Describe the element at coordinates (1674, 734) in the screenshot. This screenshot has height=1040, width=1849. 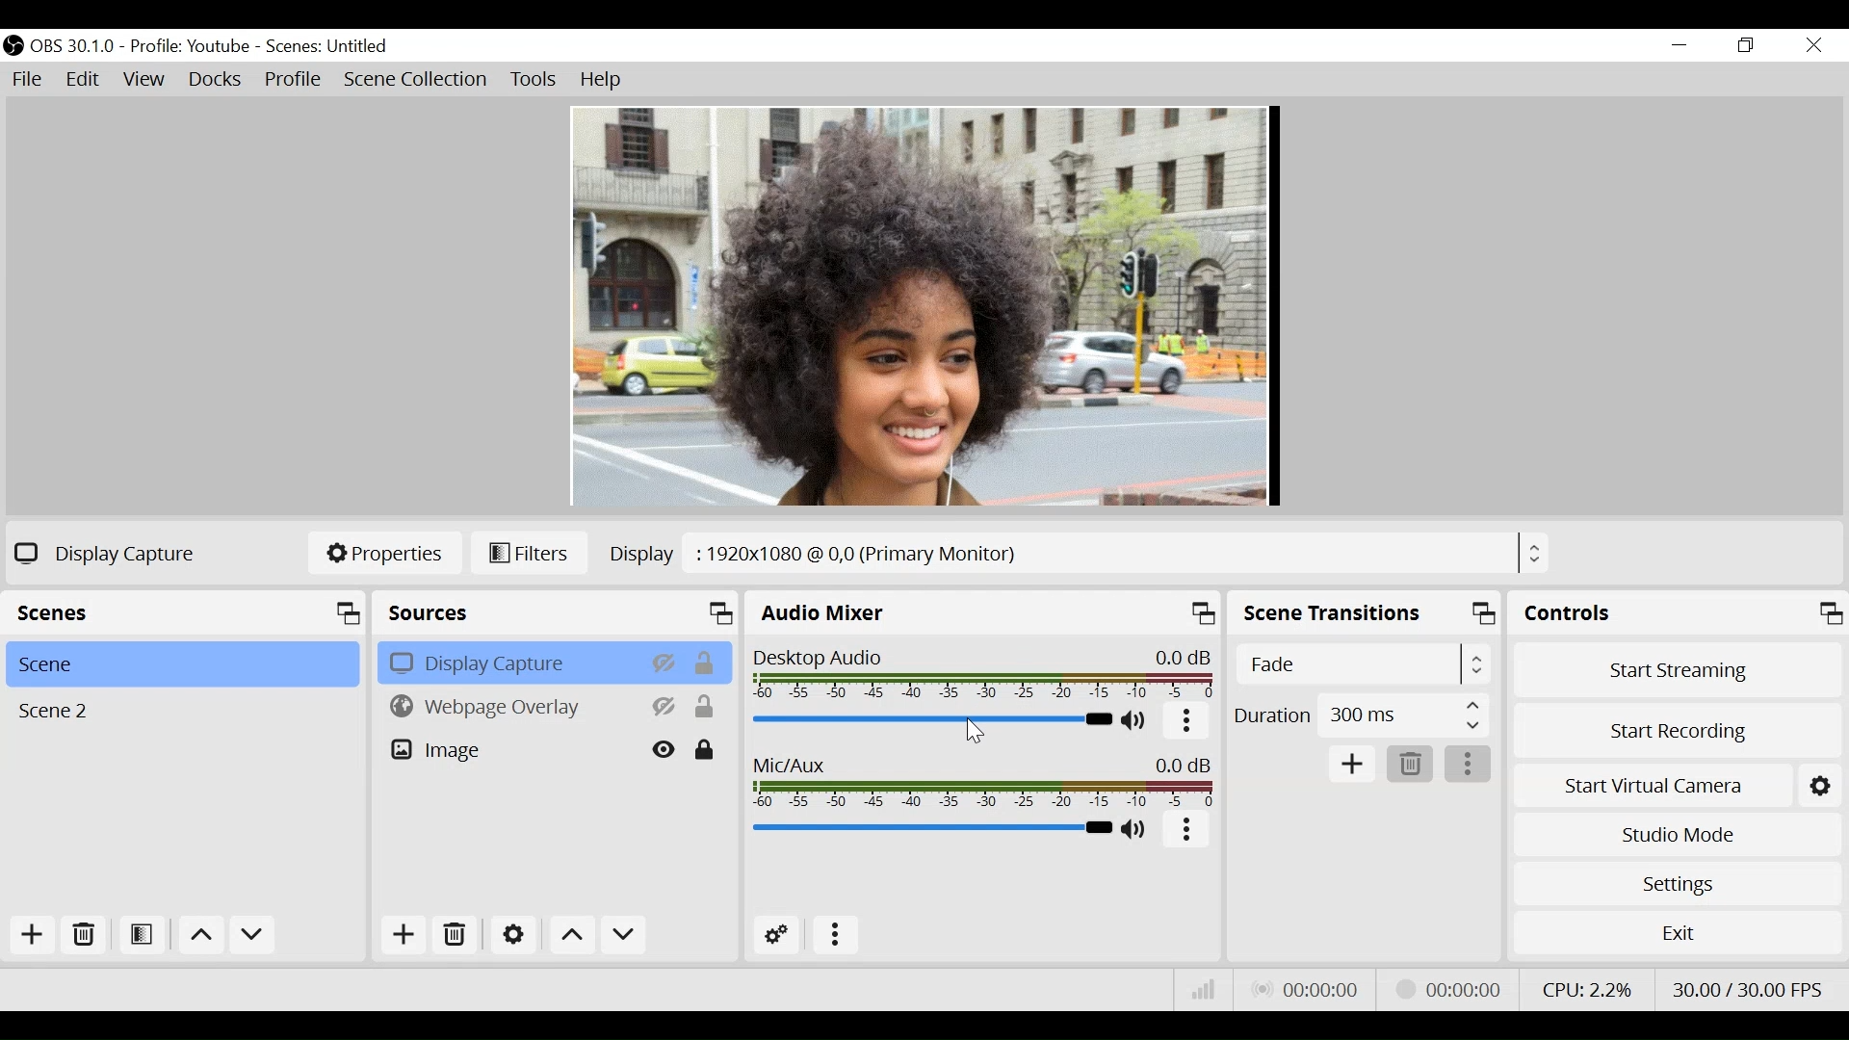
I see `Start Recording` at that location.